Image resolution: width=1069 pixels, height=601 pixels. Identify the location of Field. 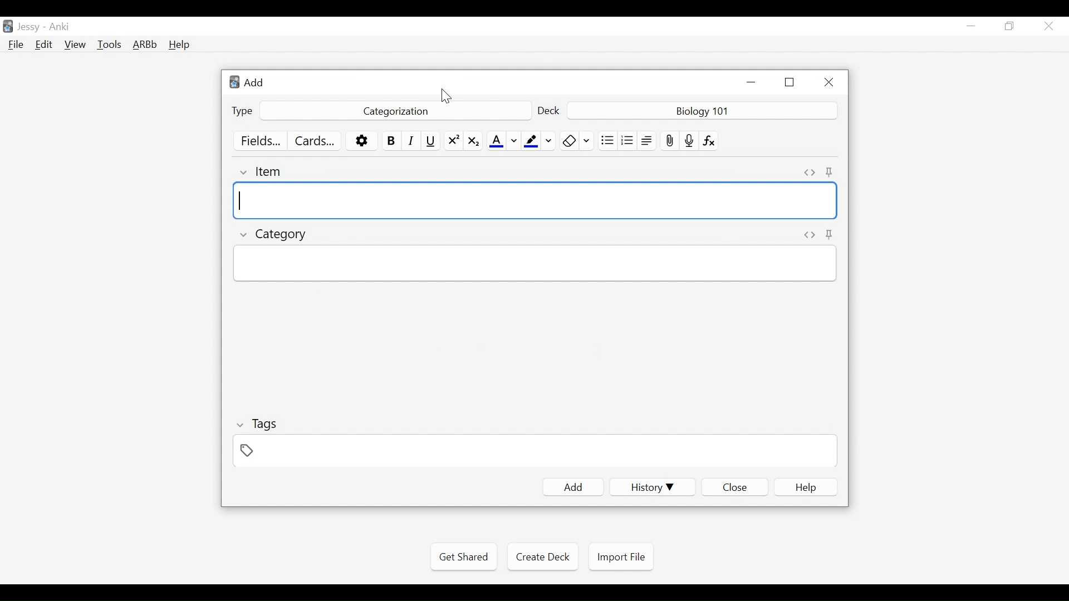
(533, 450).